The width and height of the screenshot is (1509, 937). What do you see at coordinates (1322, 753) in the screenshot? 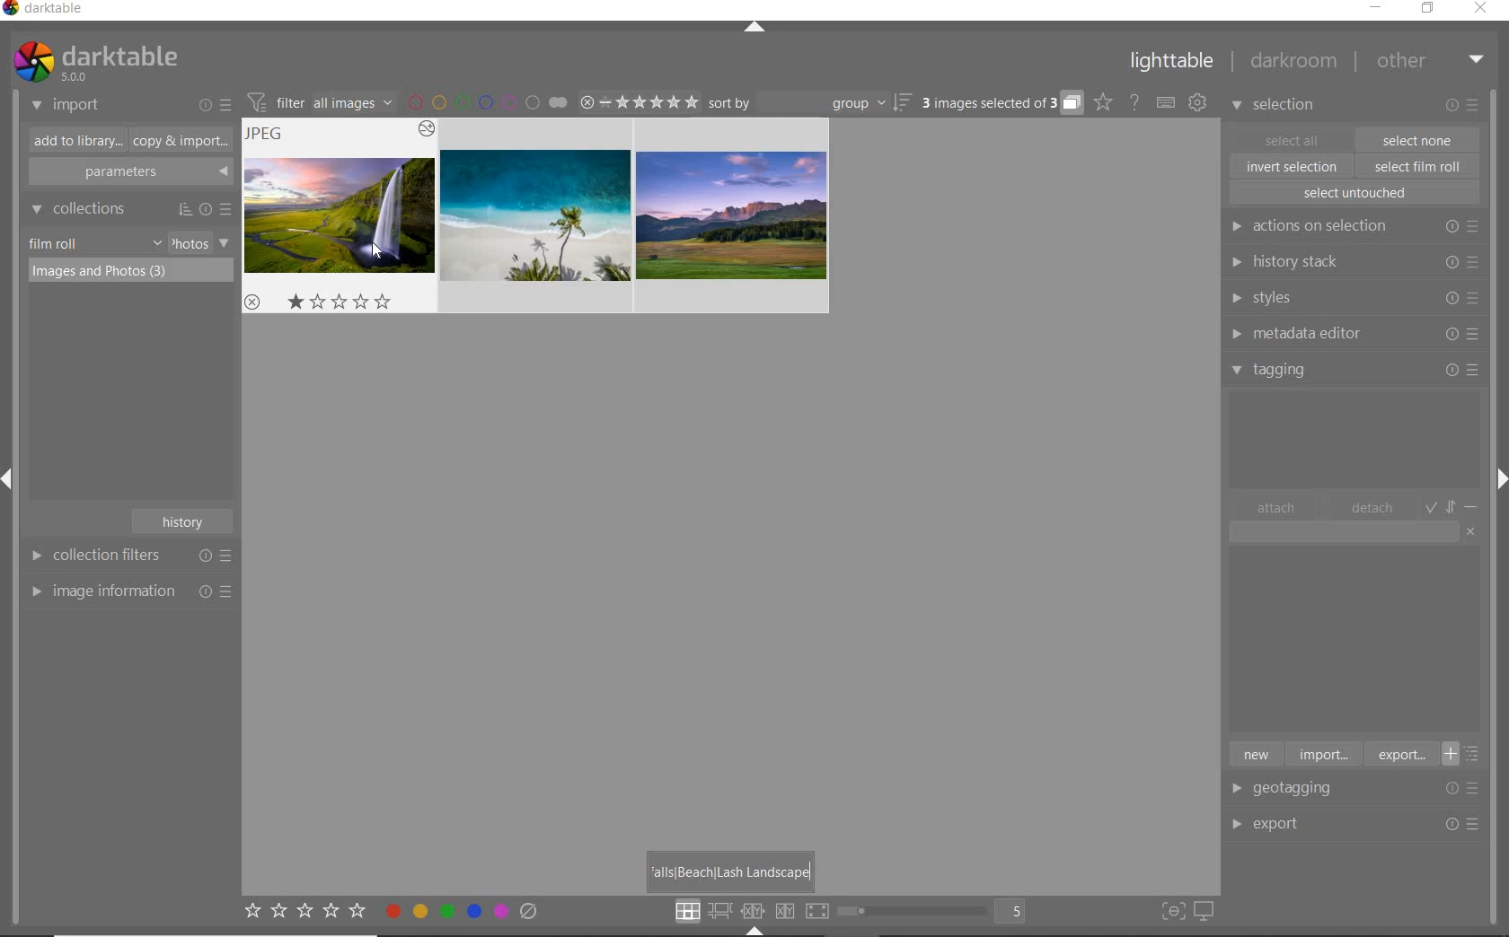
I see `import` at bounding box center [1322, 753].